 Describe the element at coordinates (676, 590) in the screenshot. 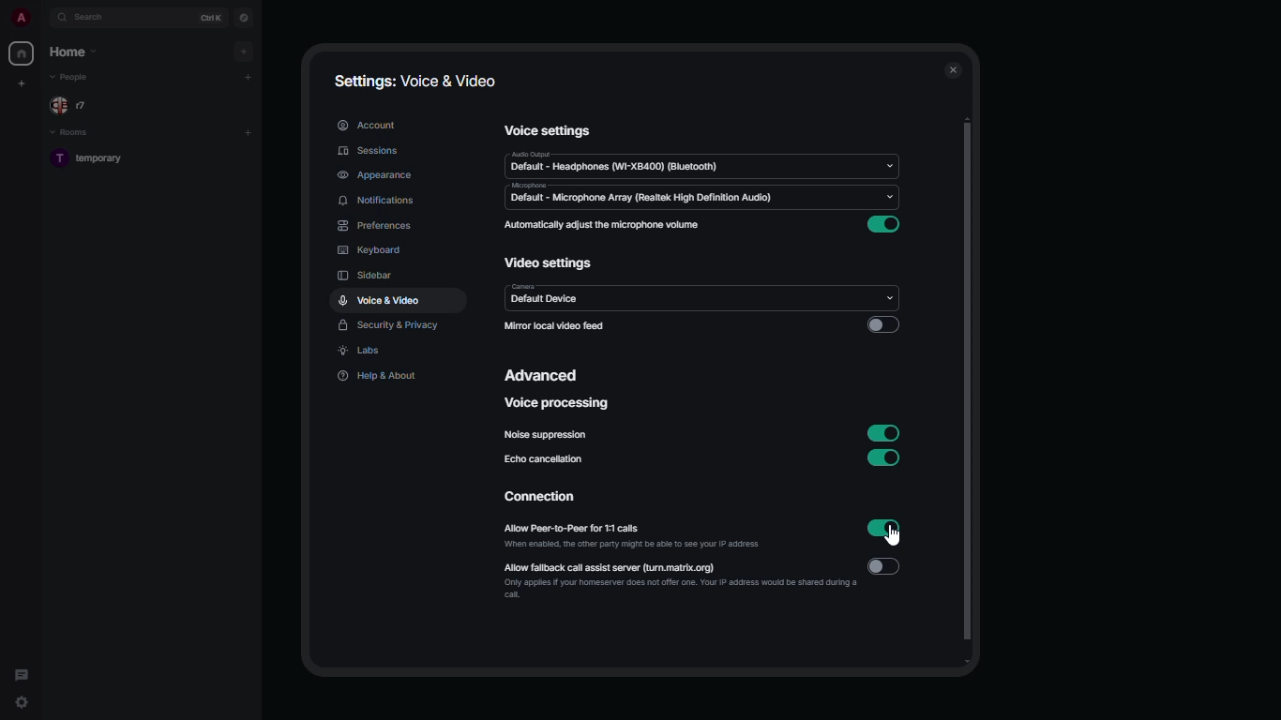

I see `(Oy applies § your homeserver Goes hot offer ane. Your II” address would De shred cam` at that location.